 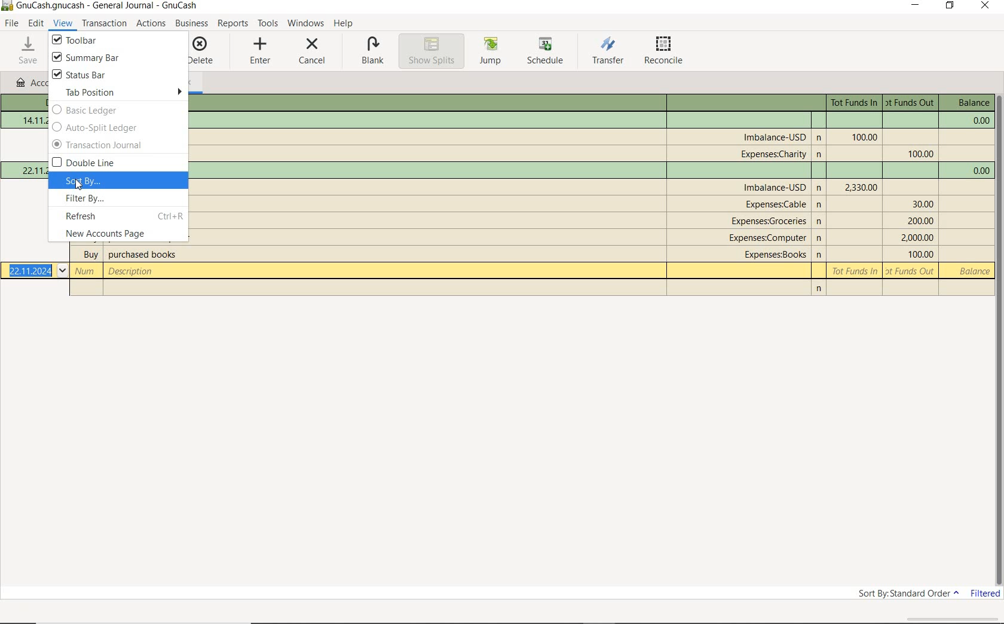 I want to click on tab position, so click(x=120, y=92).